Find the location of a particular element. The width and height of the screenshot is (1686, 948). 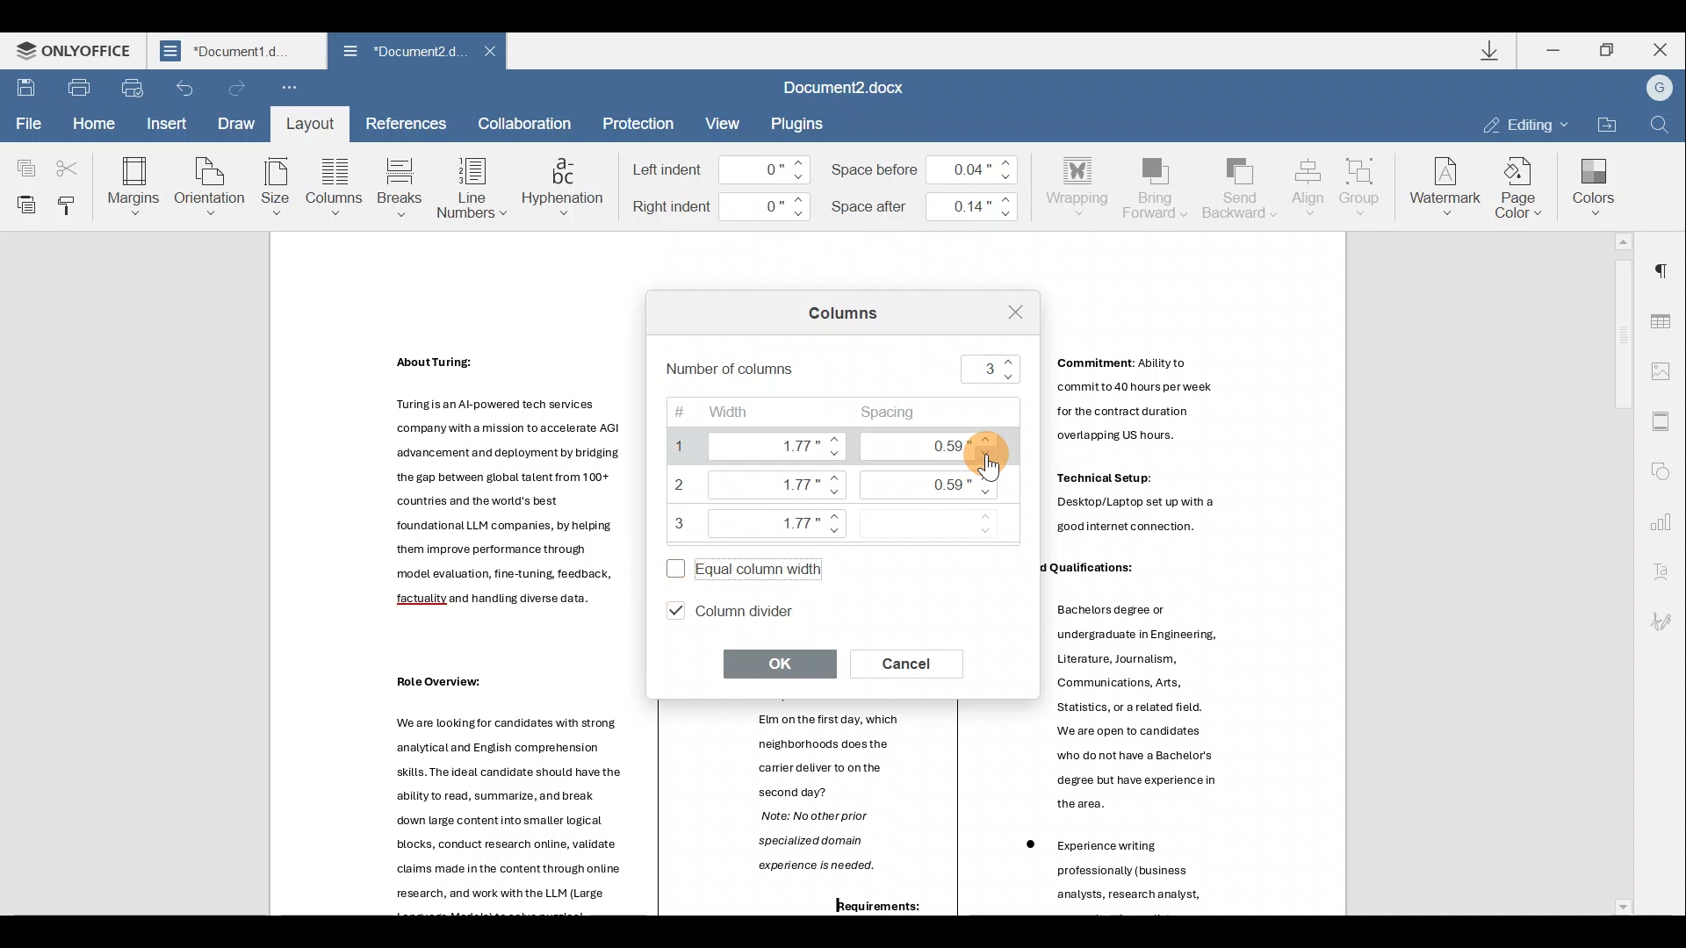

File is located at coordinates (25, 121).